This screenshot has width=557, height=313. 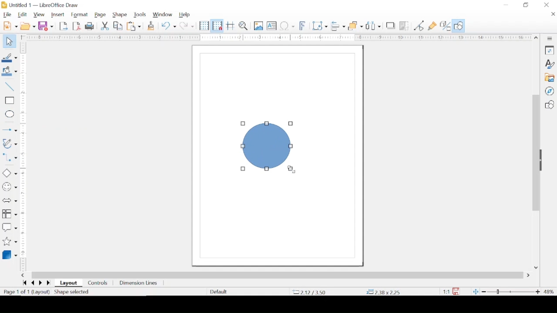 I want to click on insert special characters, so click(x=287, y=26).